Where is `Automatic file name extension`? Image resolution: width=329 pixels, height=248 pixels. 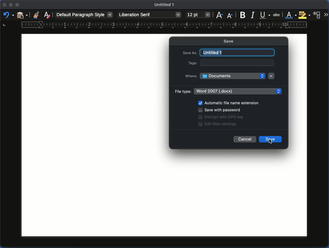
Automatic file name extension is located at coordinates (230, 102).